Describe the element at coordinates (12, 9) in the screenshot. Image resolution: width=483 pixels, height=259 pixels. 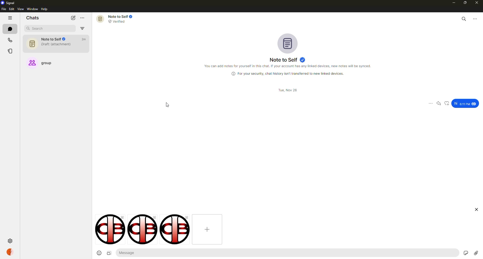
I see `edit` at that location.